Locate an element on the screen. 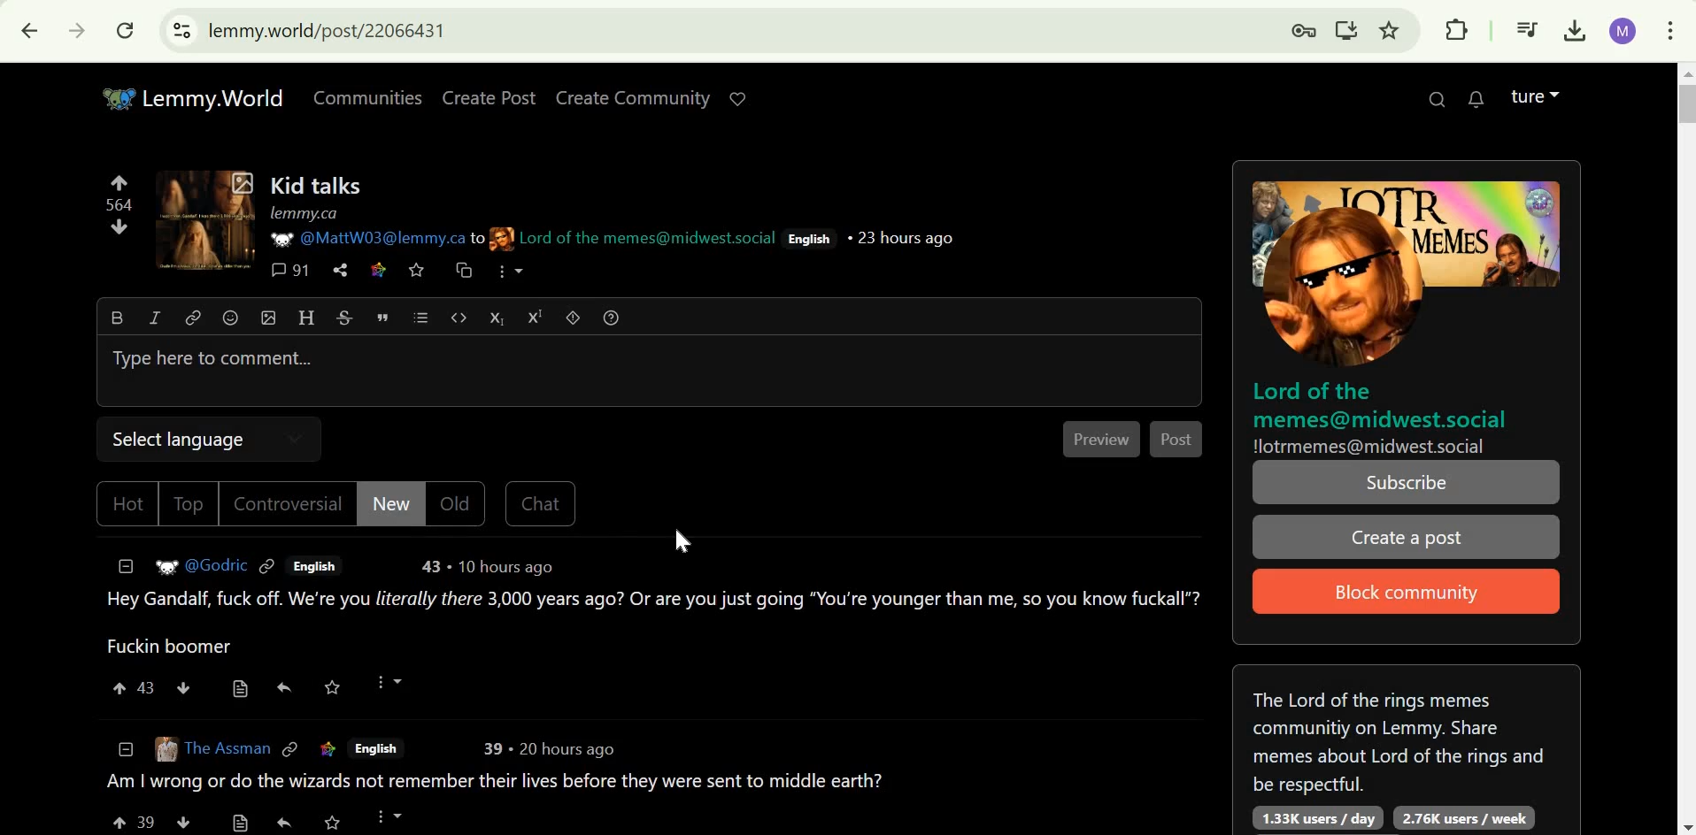  Lemmy Account is located at coordinates (1535, 95).